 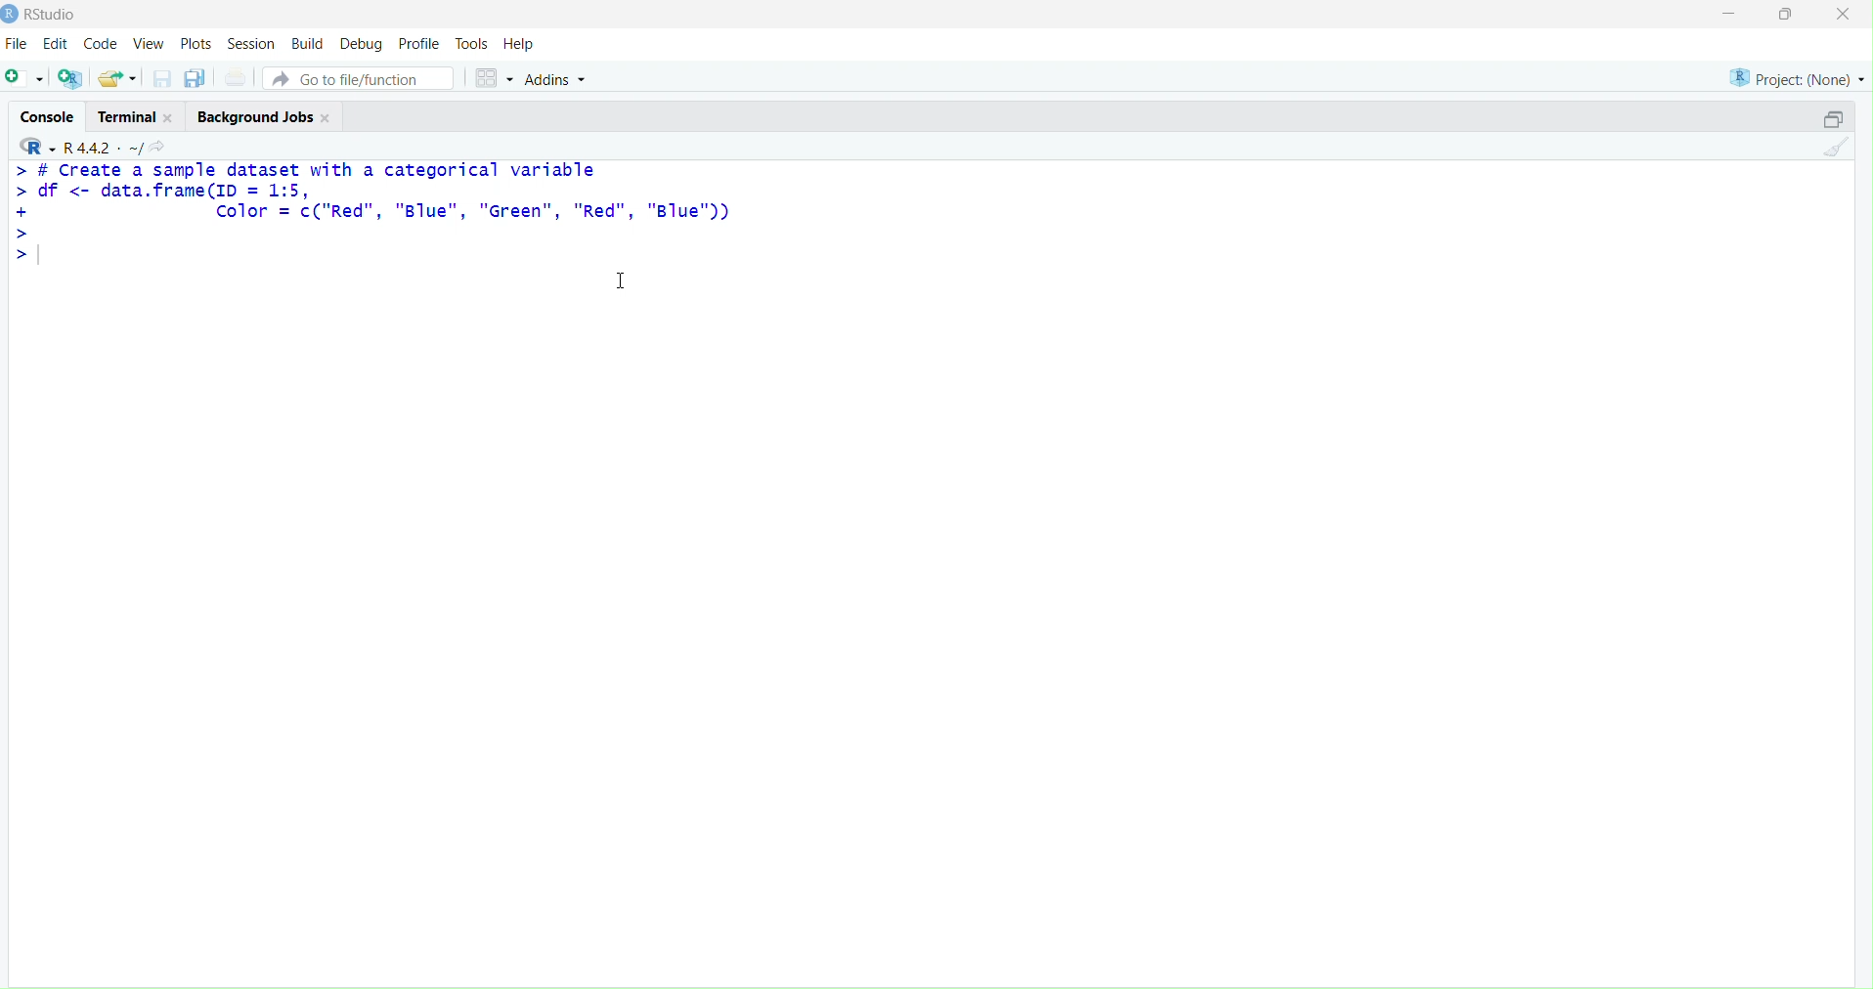 What do you see at coordinates (361, 46) in the screenshot?
I see `debug` at bounding box center [361, 46].